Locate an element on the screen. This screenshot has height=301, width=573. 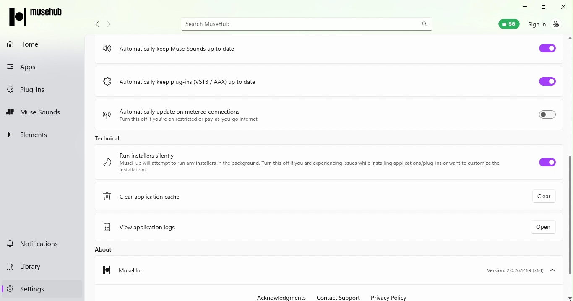
Minimize is located at coordinates (524, 6).